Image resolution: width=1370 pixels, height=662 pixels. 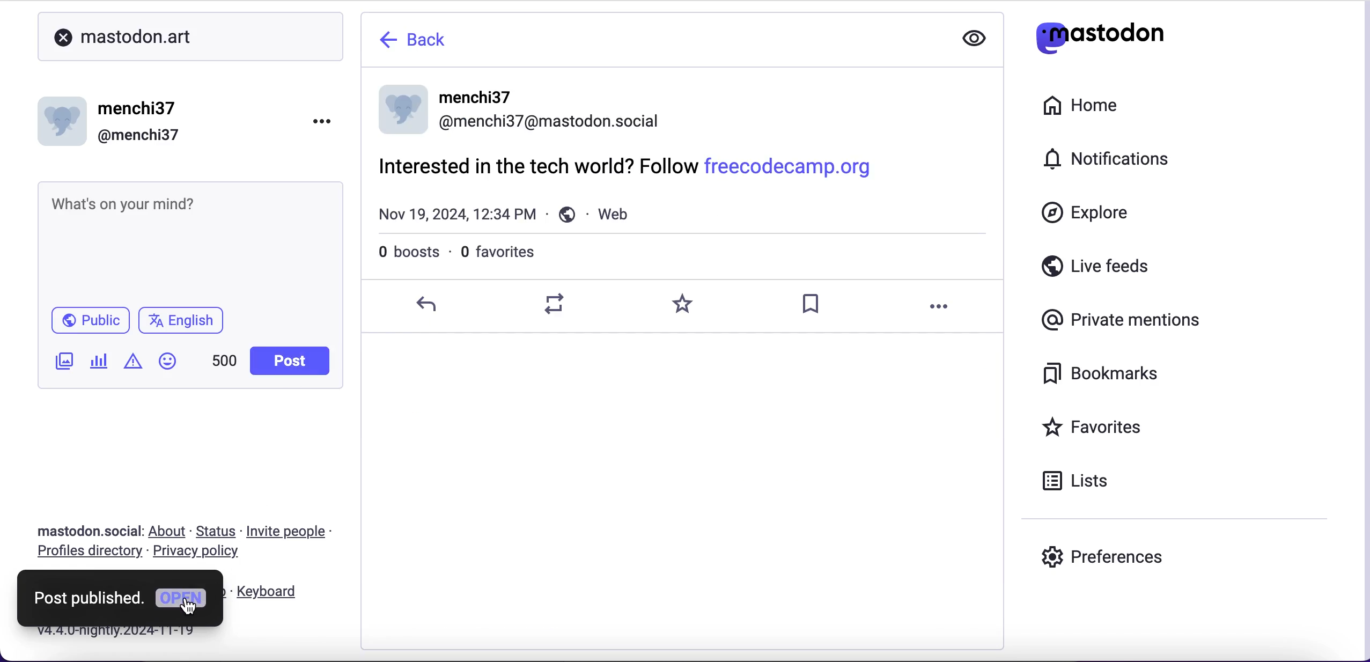 What do you see at coordinates (684, 304) in the screenshot?
I see `favorite` at bounding box center [684, 304].